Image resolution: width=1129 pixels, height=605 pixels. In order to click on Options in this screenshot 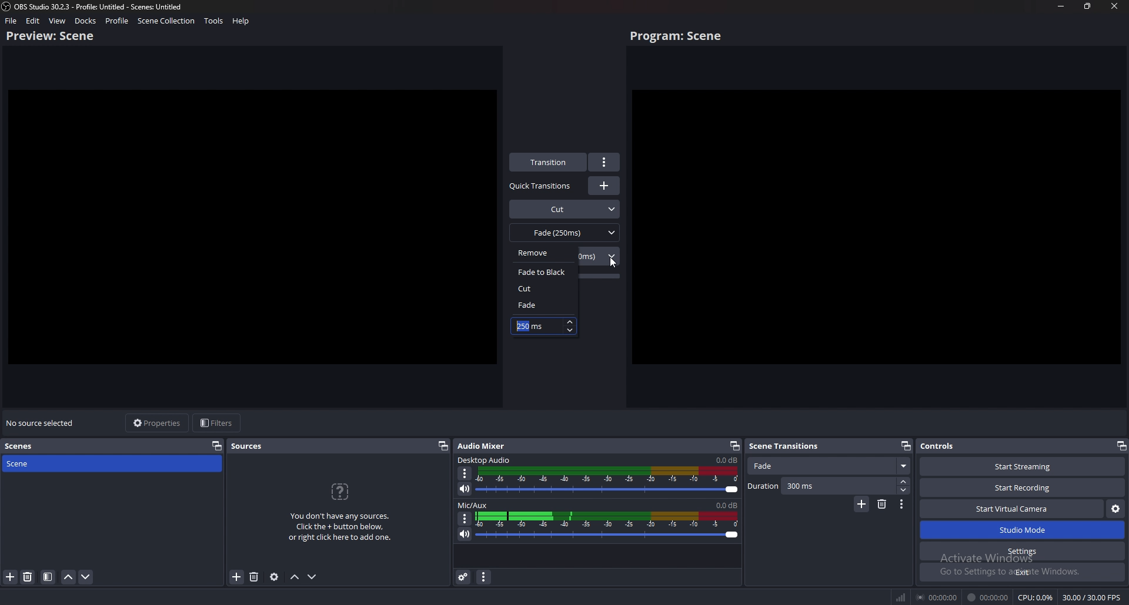, I will do `click(902, 505)`.